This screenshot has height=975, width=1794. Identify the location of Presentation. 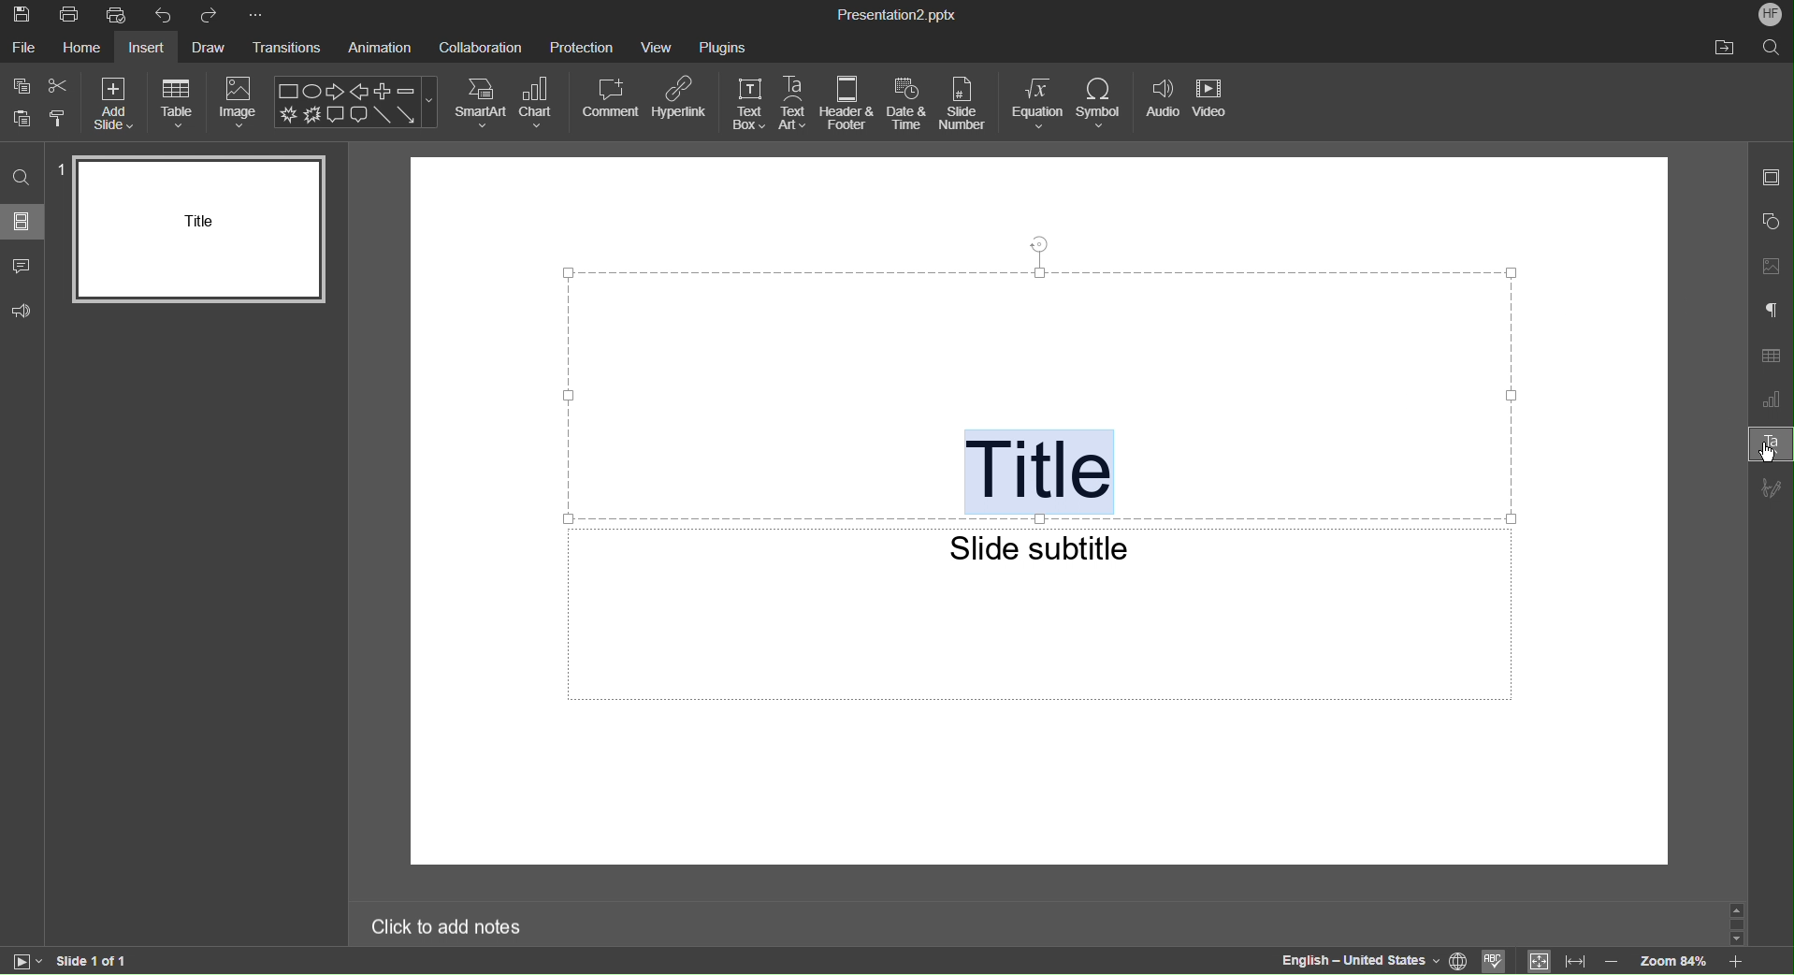
(897, 15).